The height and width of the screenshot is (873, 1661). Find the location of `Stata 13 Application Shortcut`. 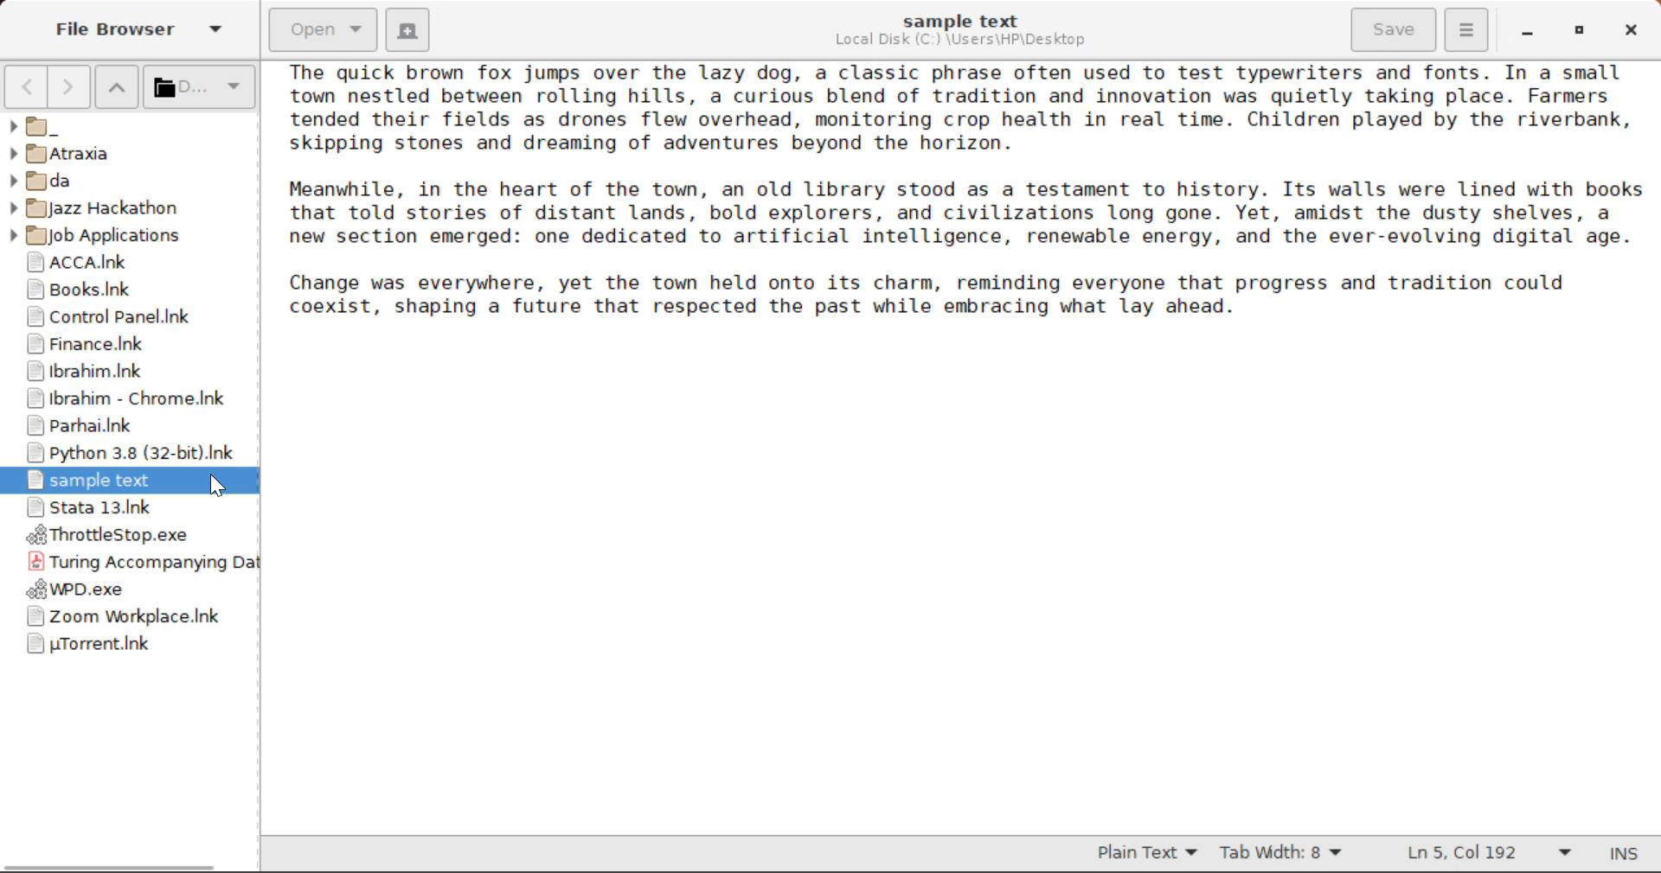

Stata 13 Application Shortcut is located at coordinates (129, 509).